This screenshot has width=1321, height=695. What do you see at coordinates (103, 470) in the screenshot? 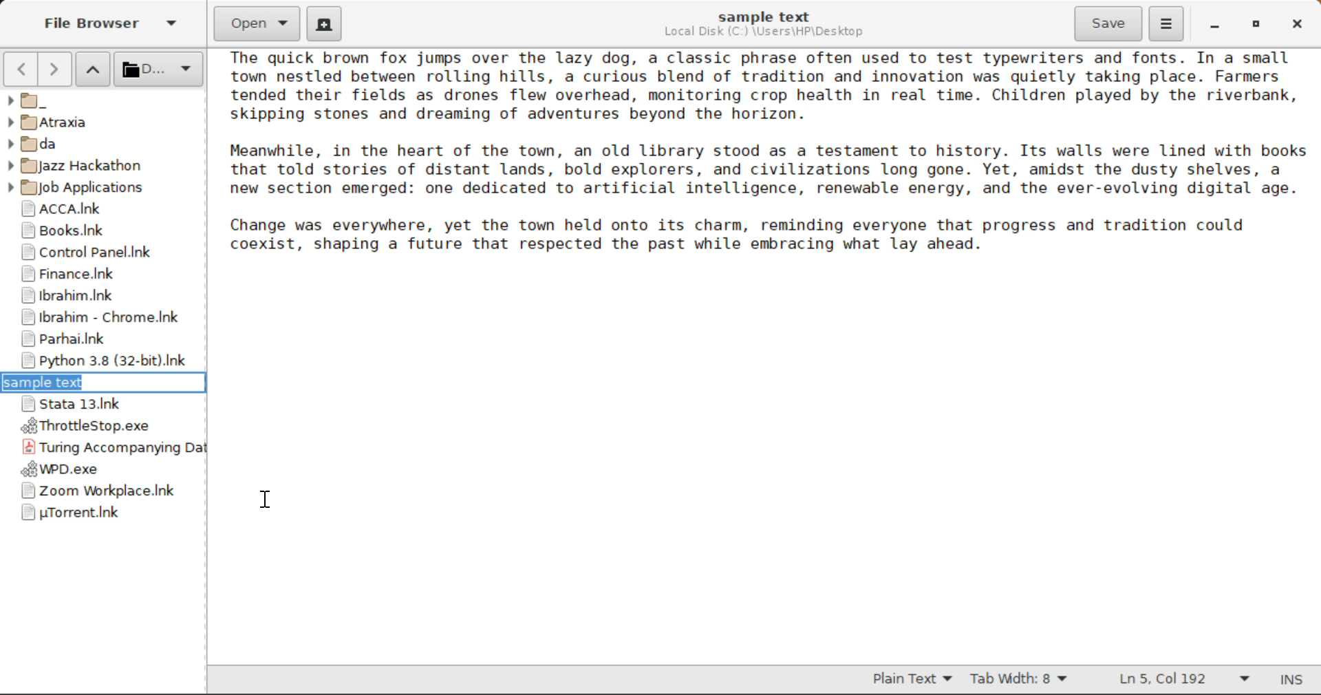
I see `WPD Application` at bounding box center [103, 470].